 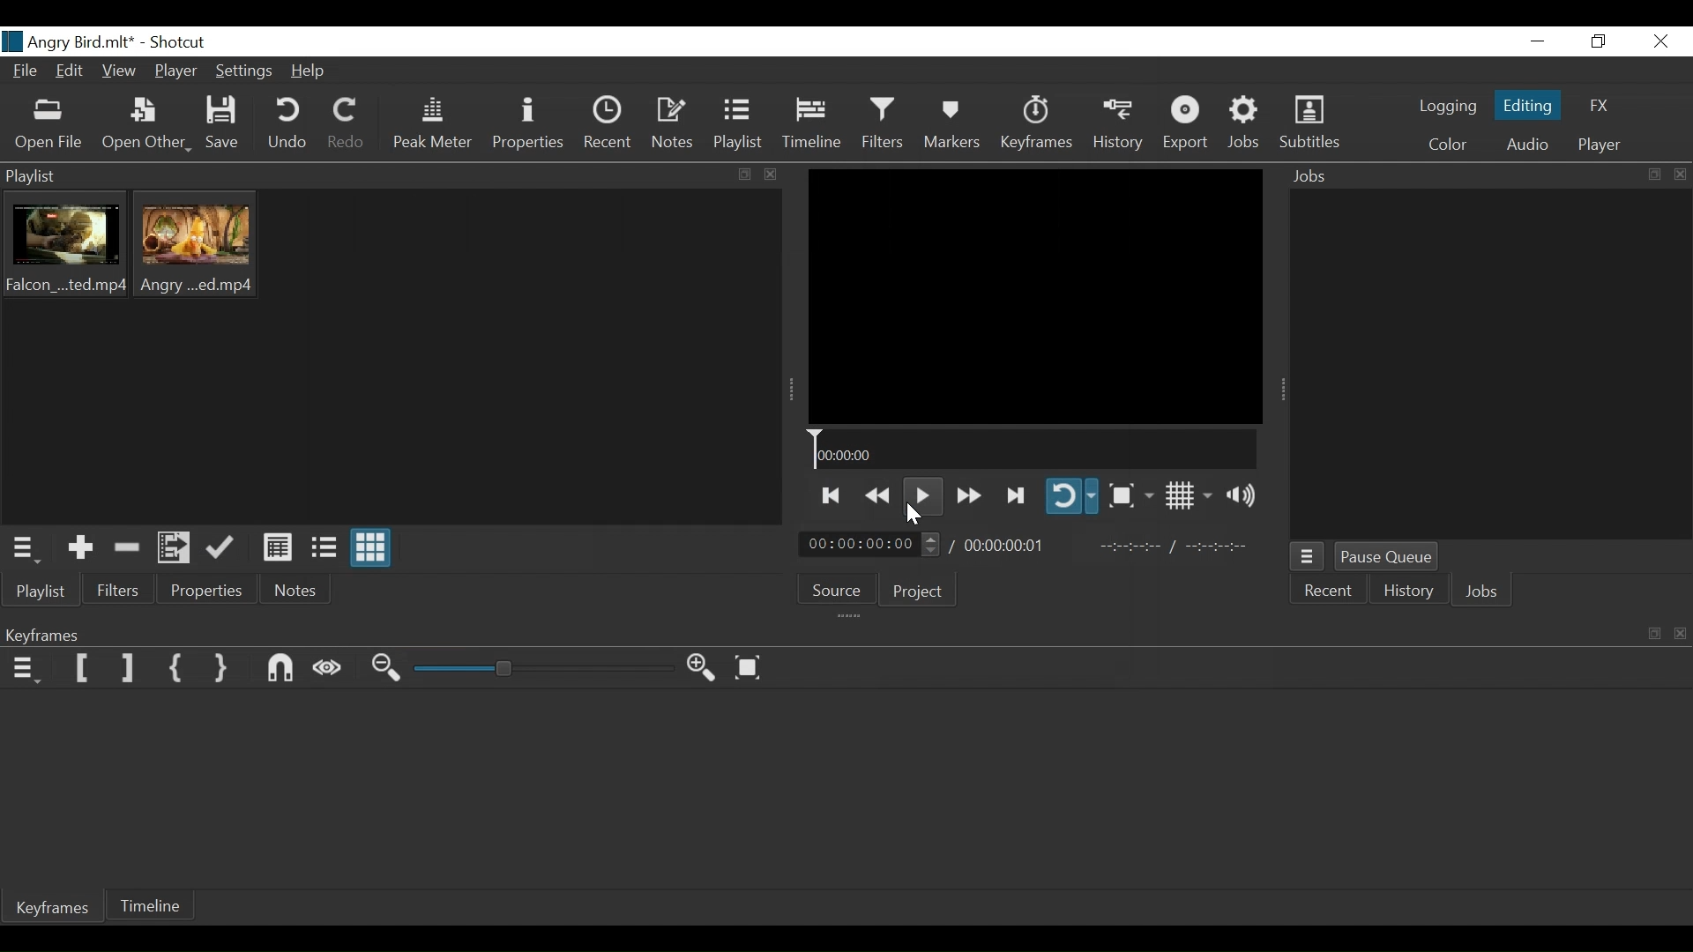 What do you see at coordinates (436, 126) in the screenshot?
I see `Peak Meter` at bounding box center [436, 126].